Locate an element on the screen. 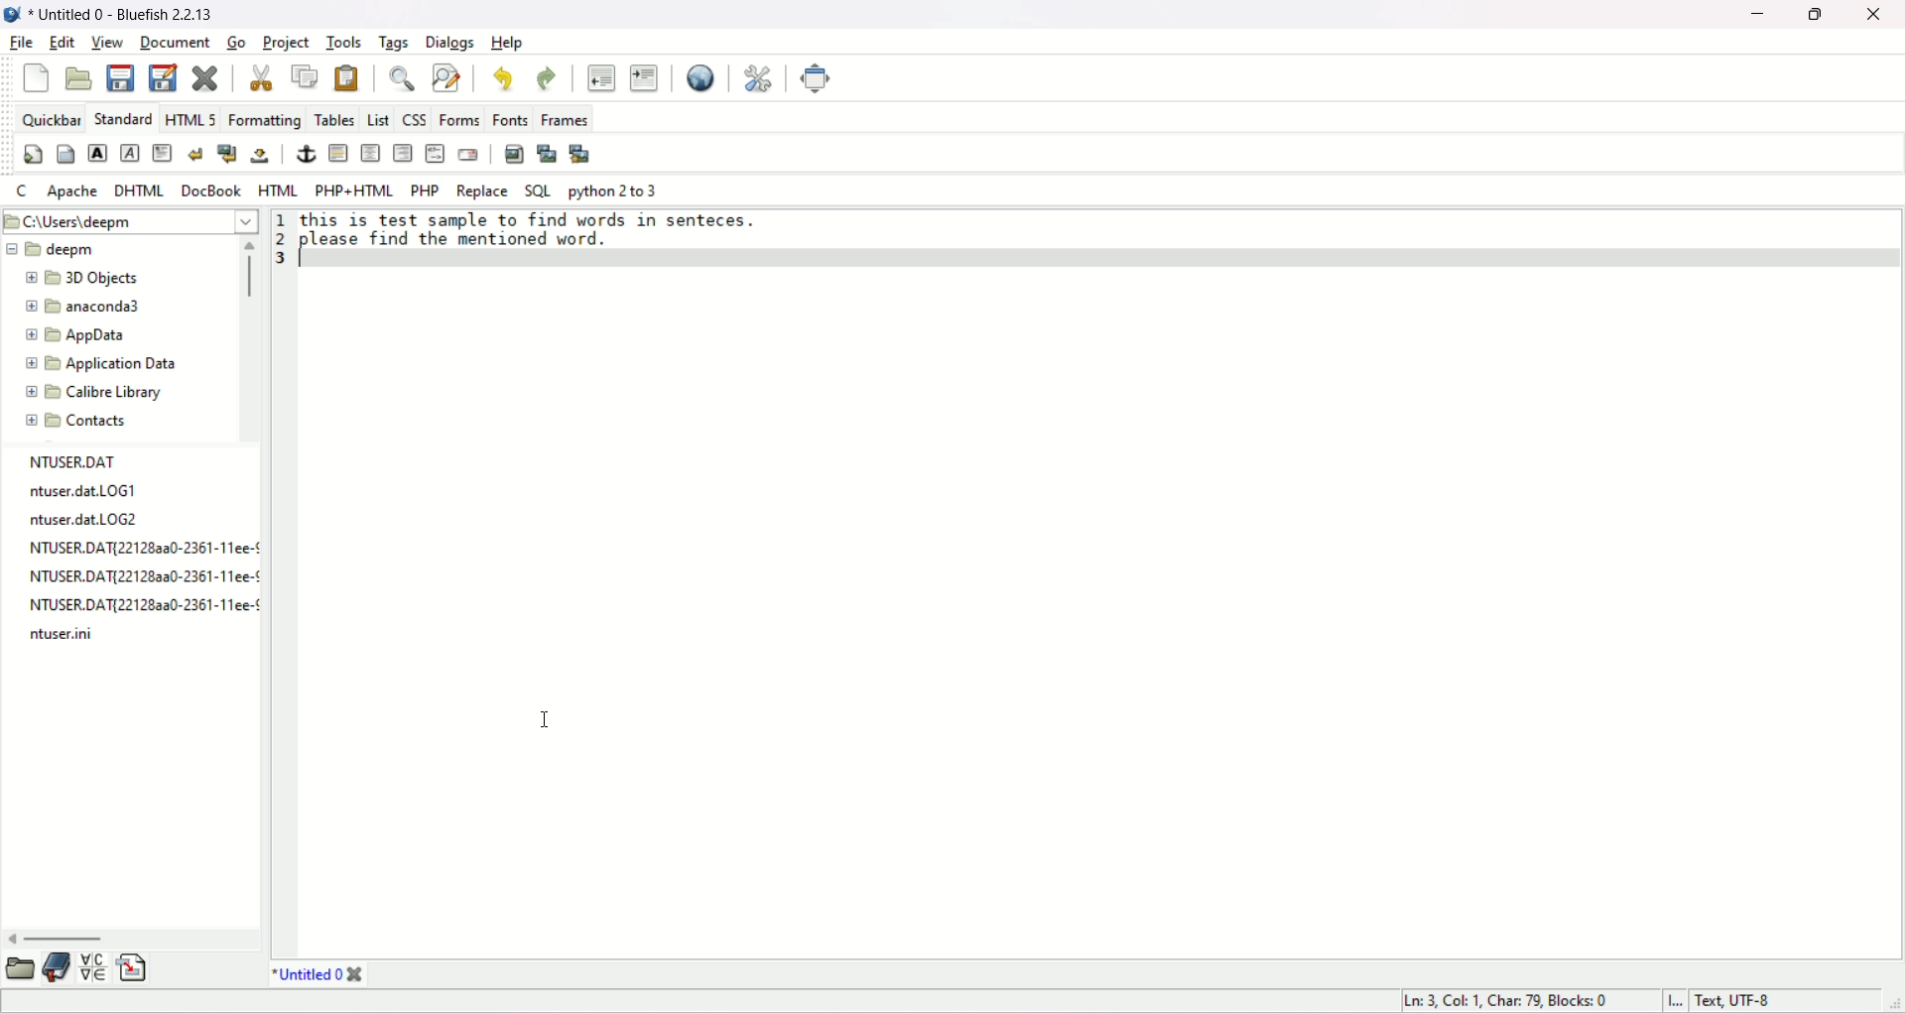  email is located at coordinates (466, 153).